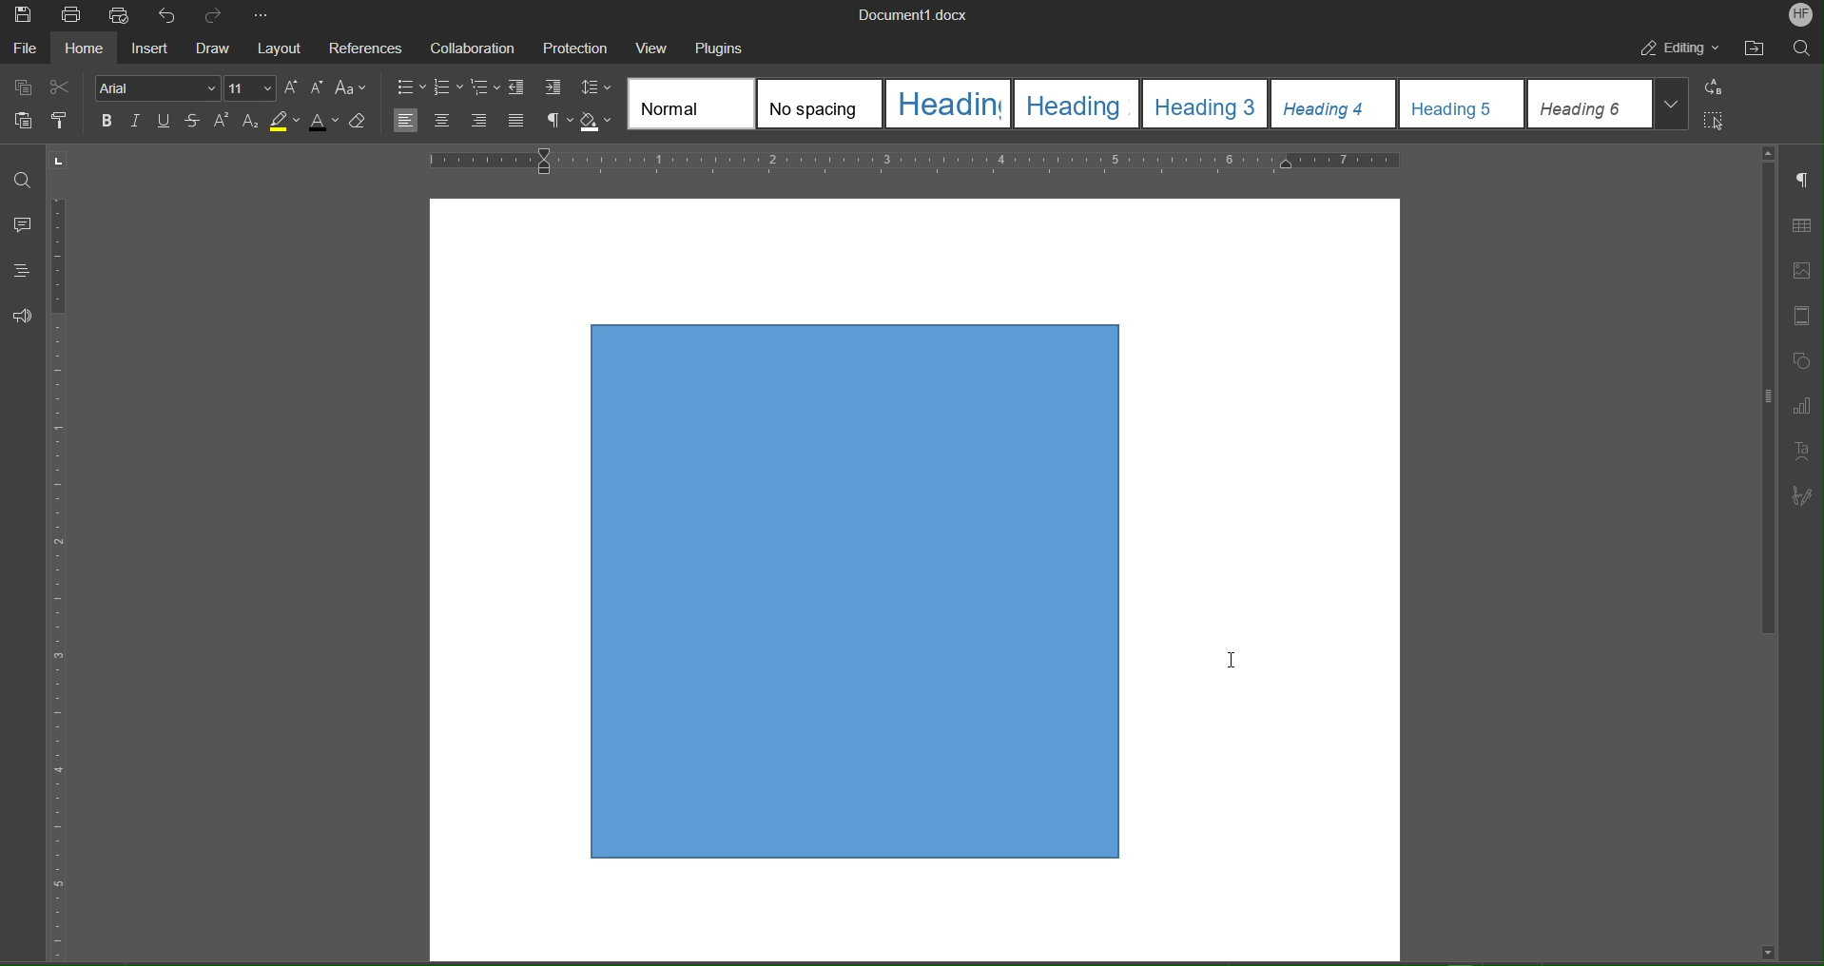 This screenshot has width=1824, height=966. Describe the element at coordinates (475, 47) in the screenshot. I see `Collaboration` at that location.